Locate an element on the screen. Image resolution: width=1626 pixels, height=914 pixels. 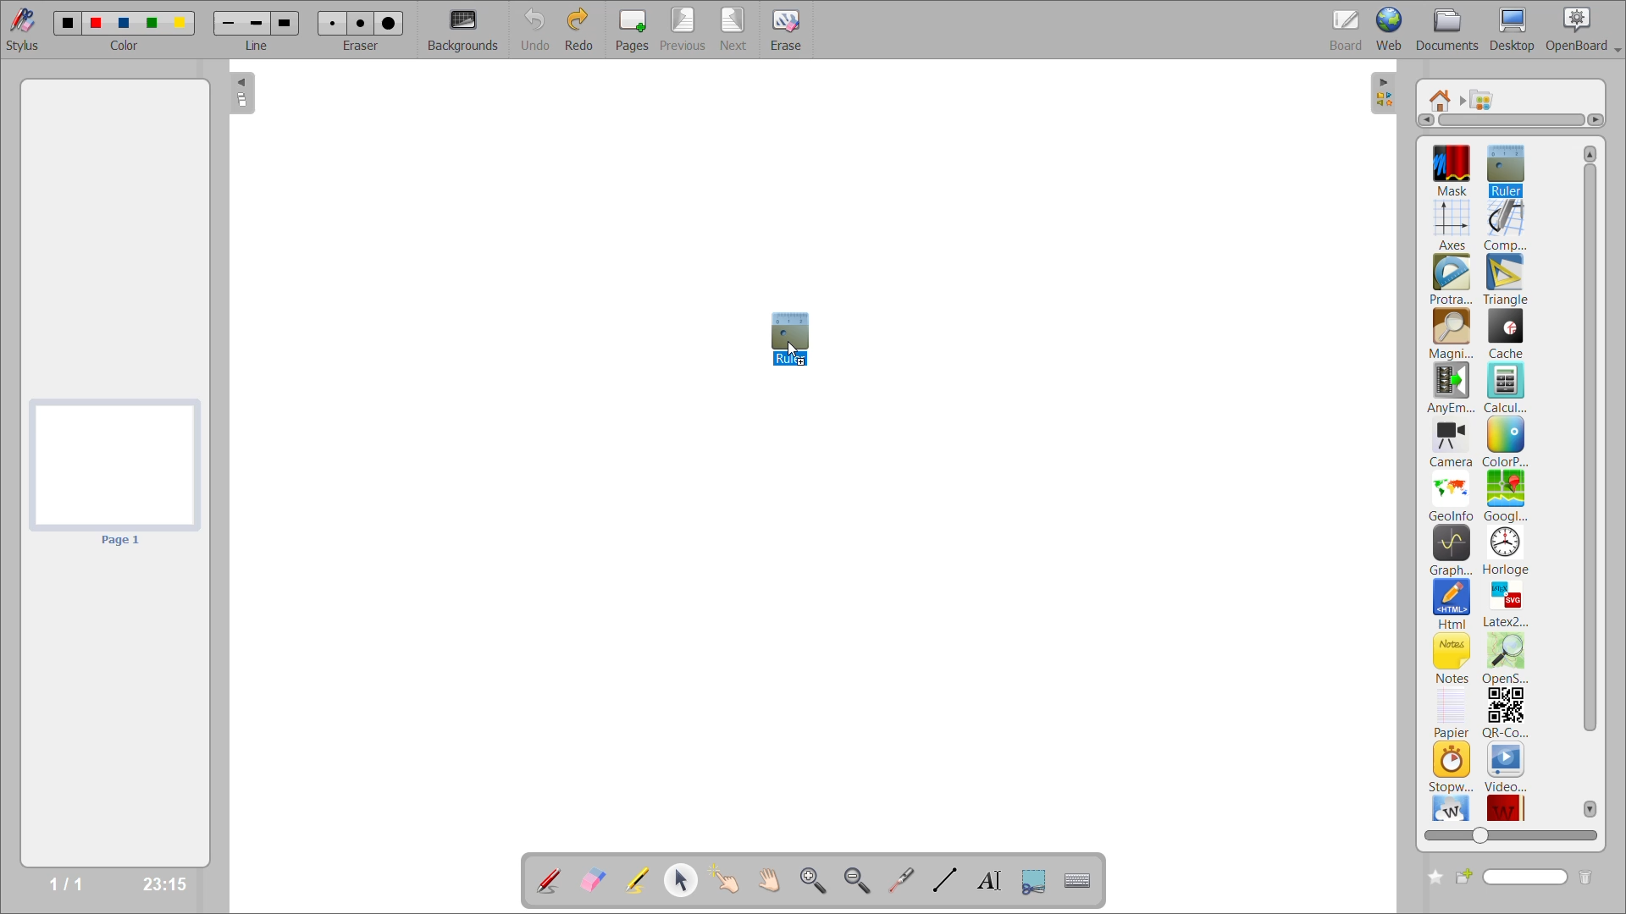
display virtual keyboard is located at coordinates (1081, 880).